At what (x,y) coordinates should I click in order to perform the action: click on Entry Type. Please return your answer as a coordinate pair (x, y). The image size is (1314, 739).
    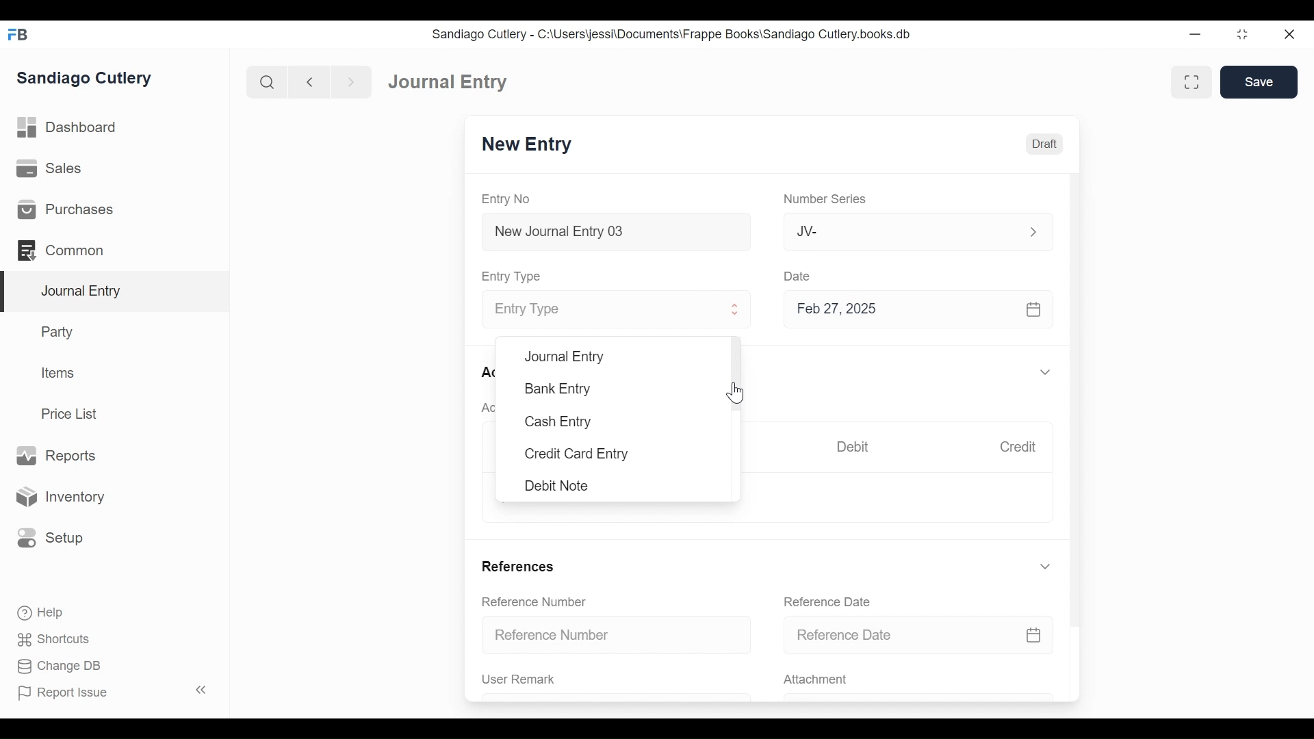
    Looking at the image, I should click on (598, 309).